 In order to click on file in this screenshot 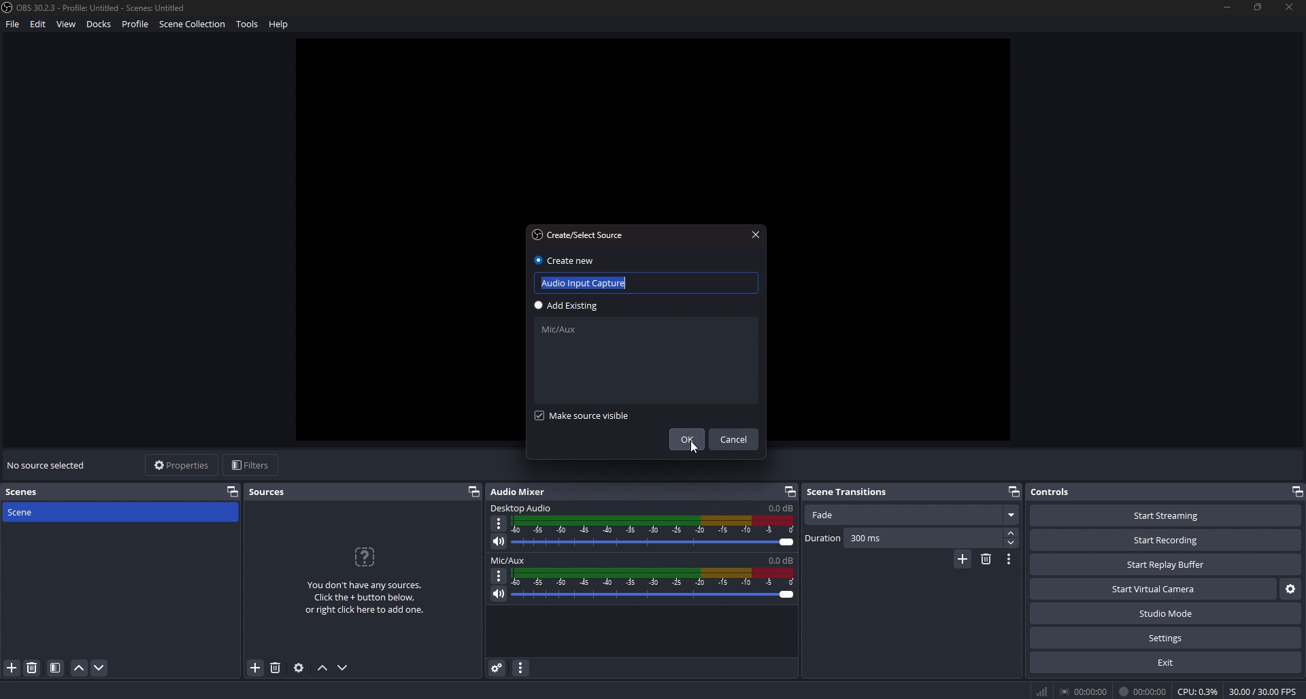, I will do `click(12, 27)`.